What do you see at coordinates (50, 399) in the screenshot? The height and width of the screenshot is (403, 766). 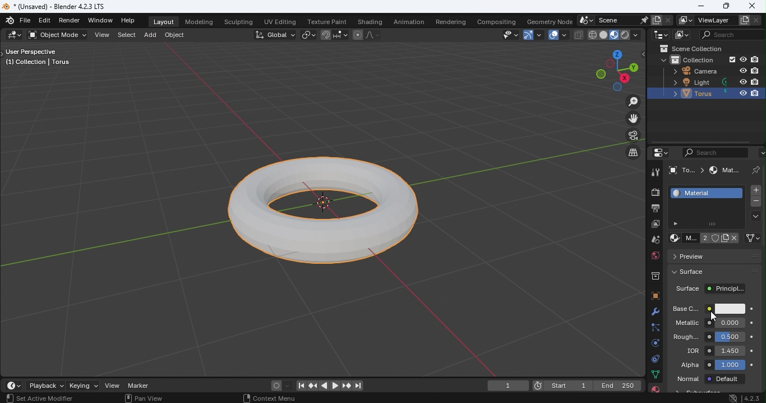 I see `Active modifier` at bounding box center [50, 399].